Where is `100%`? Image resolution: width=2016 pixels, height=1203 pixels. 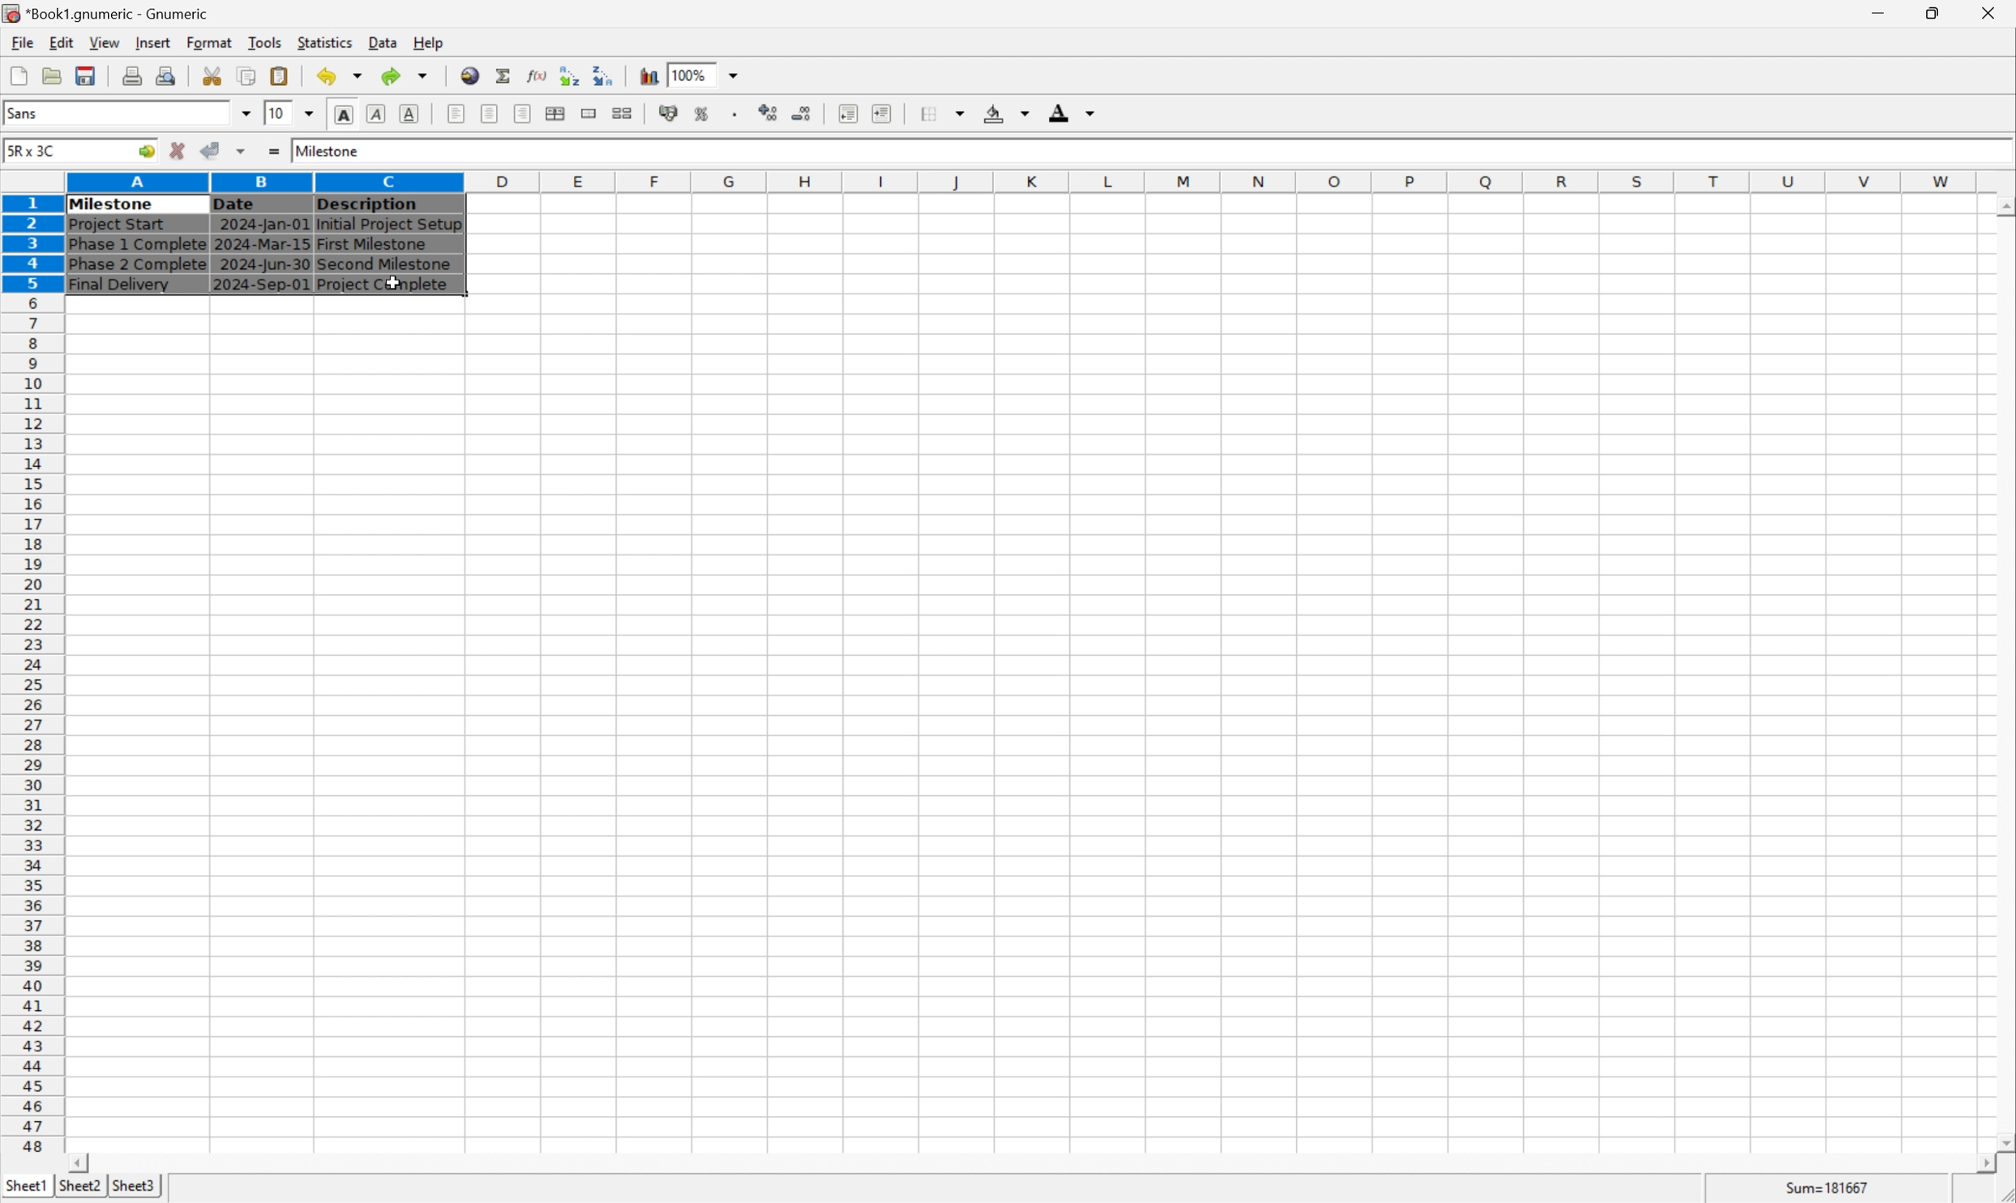
100% is located at coordinates (692, 72).